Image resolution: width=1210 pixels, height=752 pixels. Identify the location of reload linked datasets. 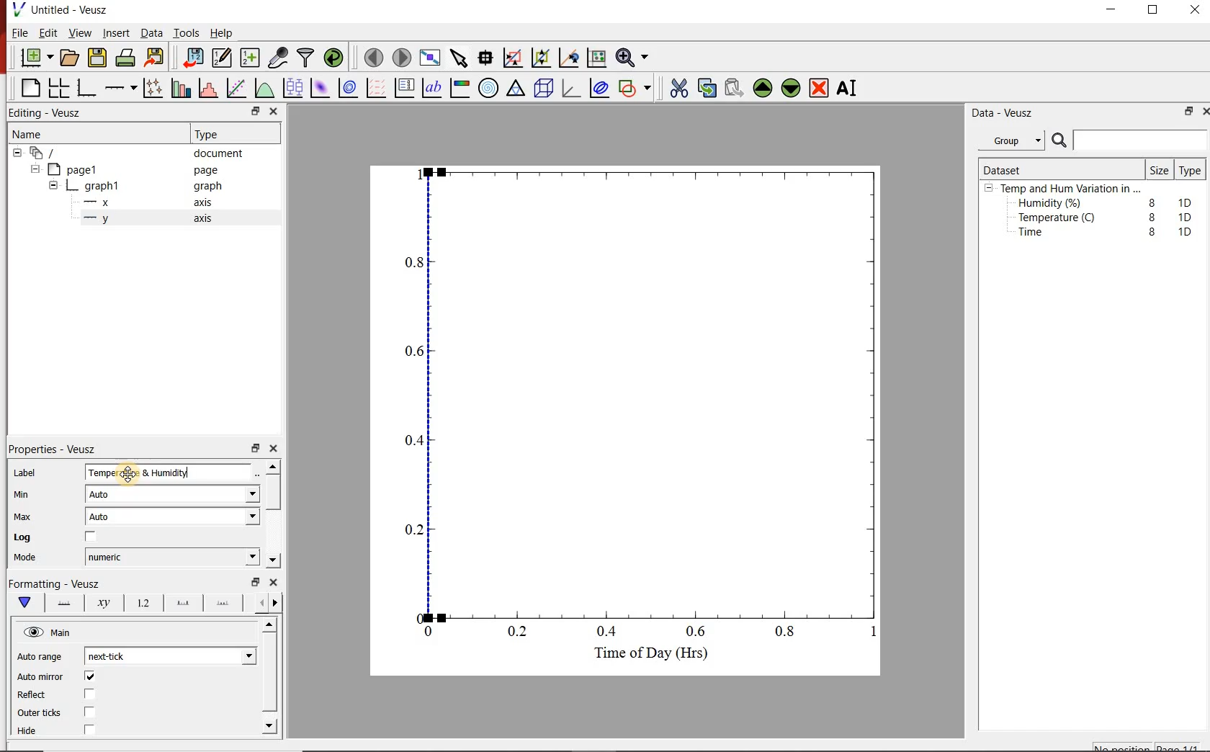
(333, 58).